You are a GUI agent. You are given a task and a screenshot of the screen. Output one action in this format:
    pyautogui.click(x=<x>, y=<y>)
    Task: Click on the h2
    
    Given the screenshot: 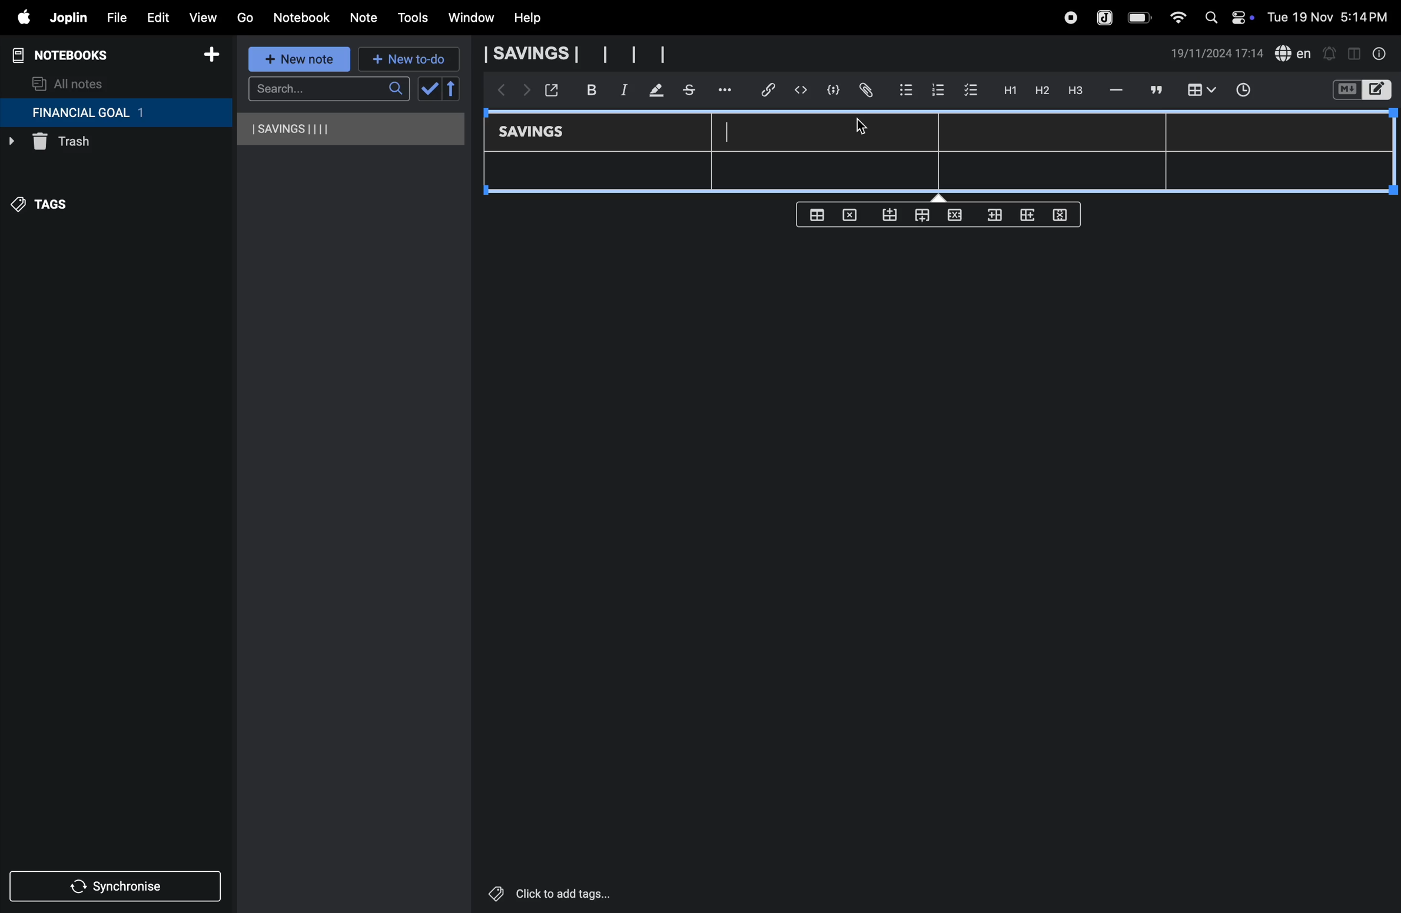 What is the action you would take?
    pyautogui.click(x=1041, y=90)
    